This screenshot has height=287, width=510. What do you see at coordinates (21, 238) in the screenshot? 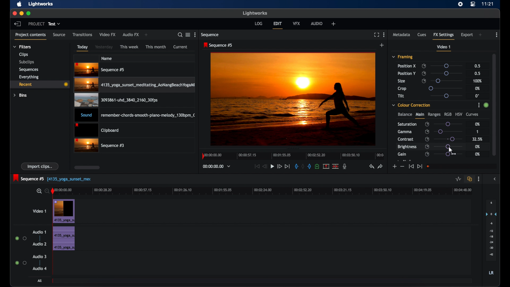
I see `radio button` at bounding box center [21, 238].